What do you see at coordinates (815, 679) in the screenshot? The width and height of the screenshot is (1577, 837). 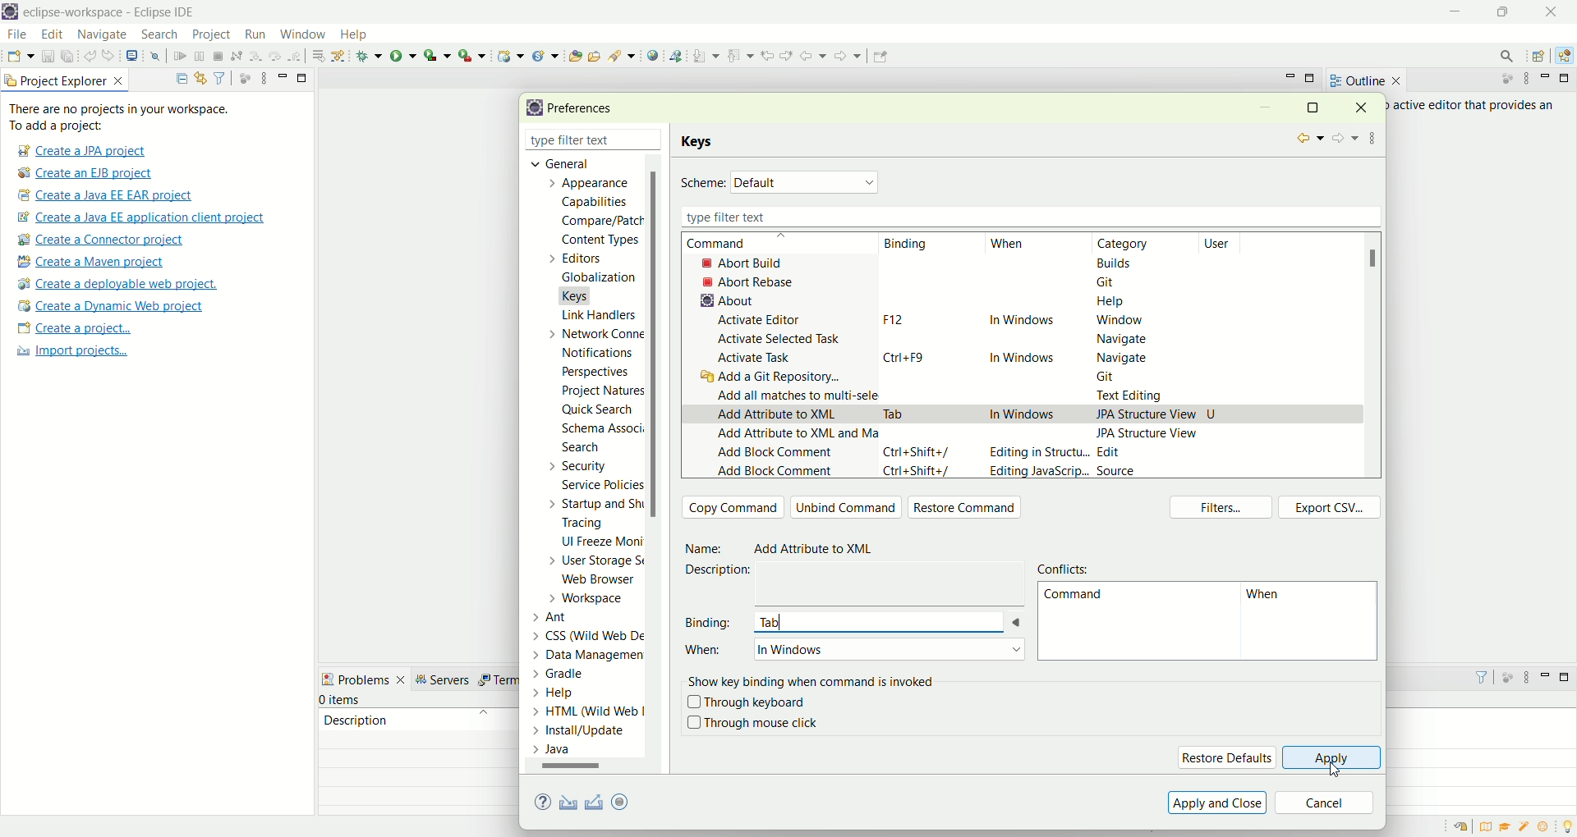 I see `show key binding when command is involved` at bounding box center [815, 679].